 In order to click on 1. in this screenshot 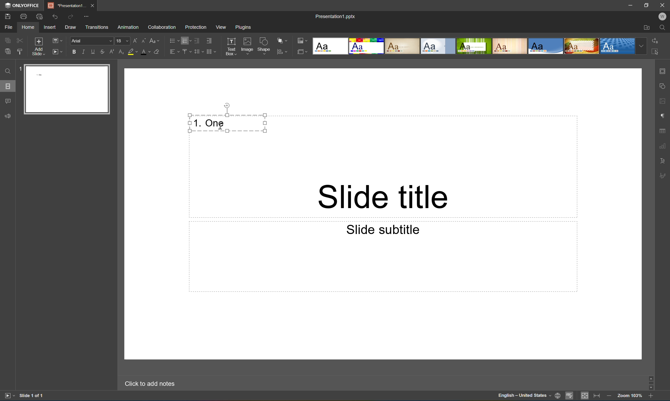, I will do `click(197, 122)`.